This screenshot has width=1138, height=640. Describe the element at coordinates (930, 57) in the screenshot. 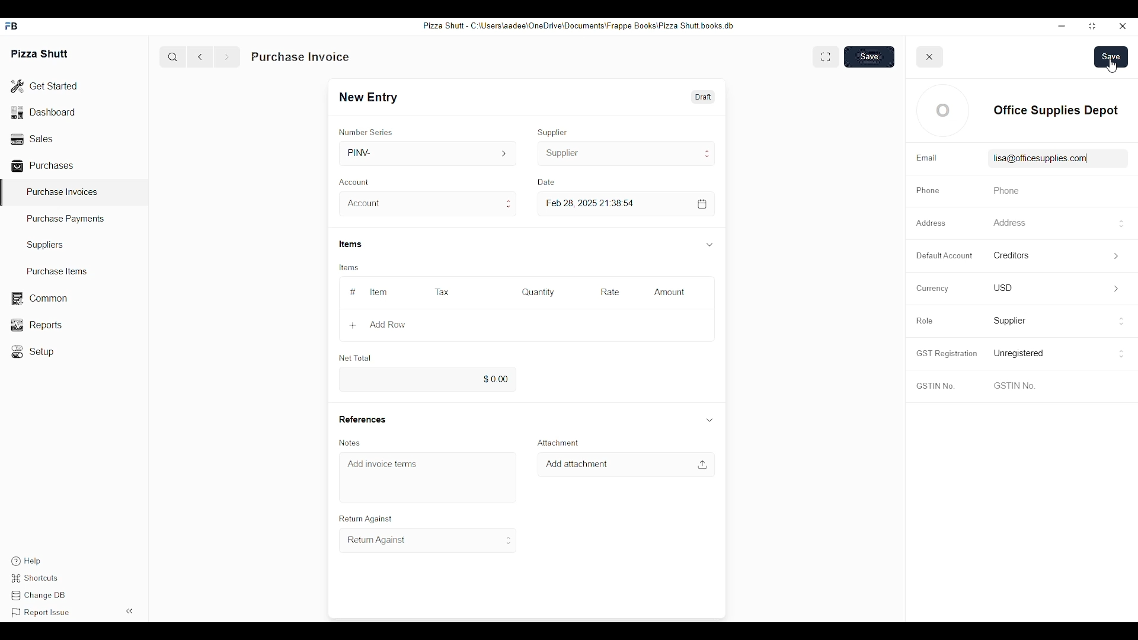

I see `close` at that location.